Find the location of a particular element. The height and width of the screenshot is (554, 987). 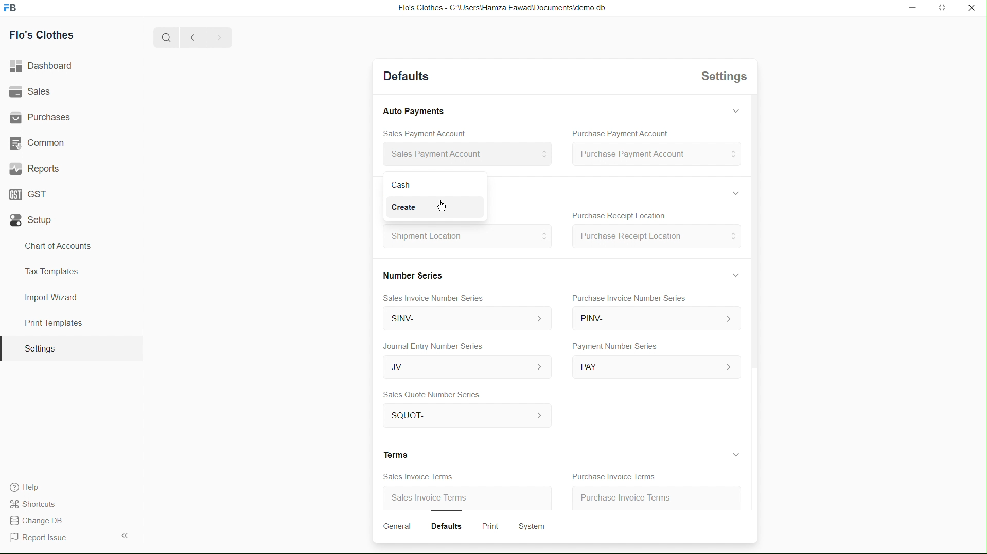

Change DB is located at coordinates (40, 521).